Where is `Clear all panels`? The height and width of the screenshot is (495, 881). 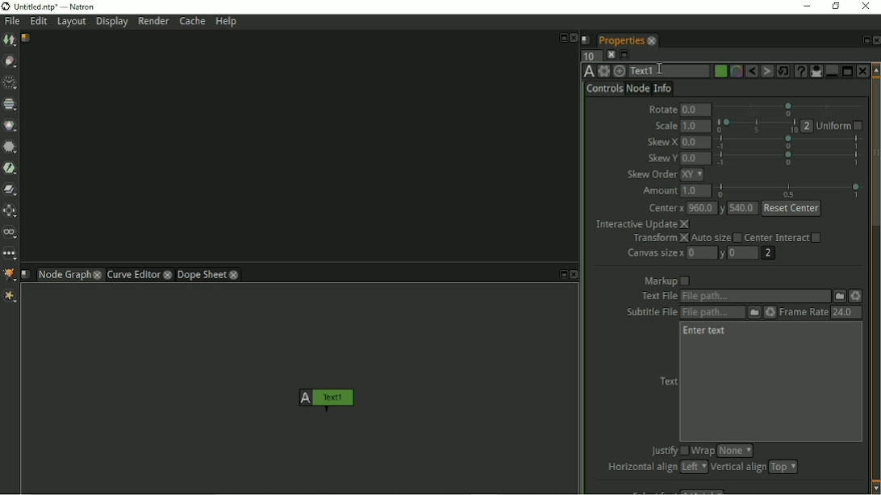
Clear all panels is located at coordinates (611, 54).